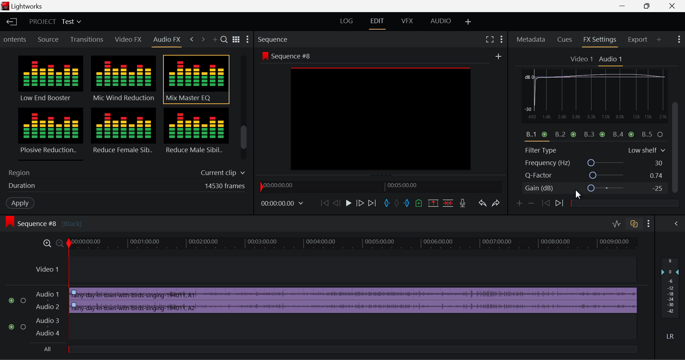  I want to click on Add, so click(498, 57).